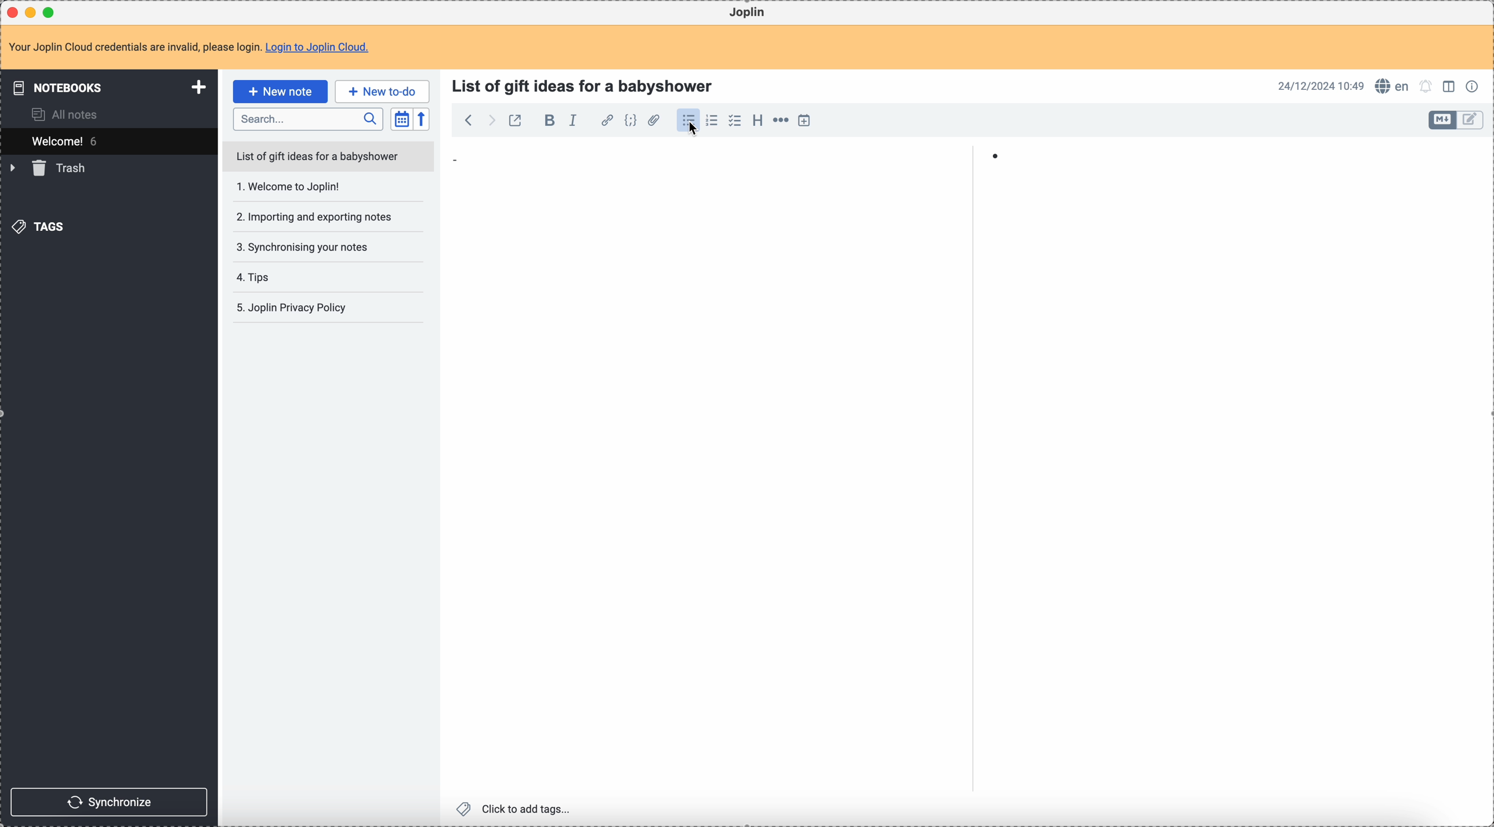 This screenshot has height=827, width=1494. I want to click on heading, so click(757, 123).